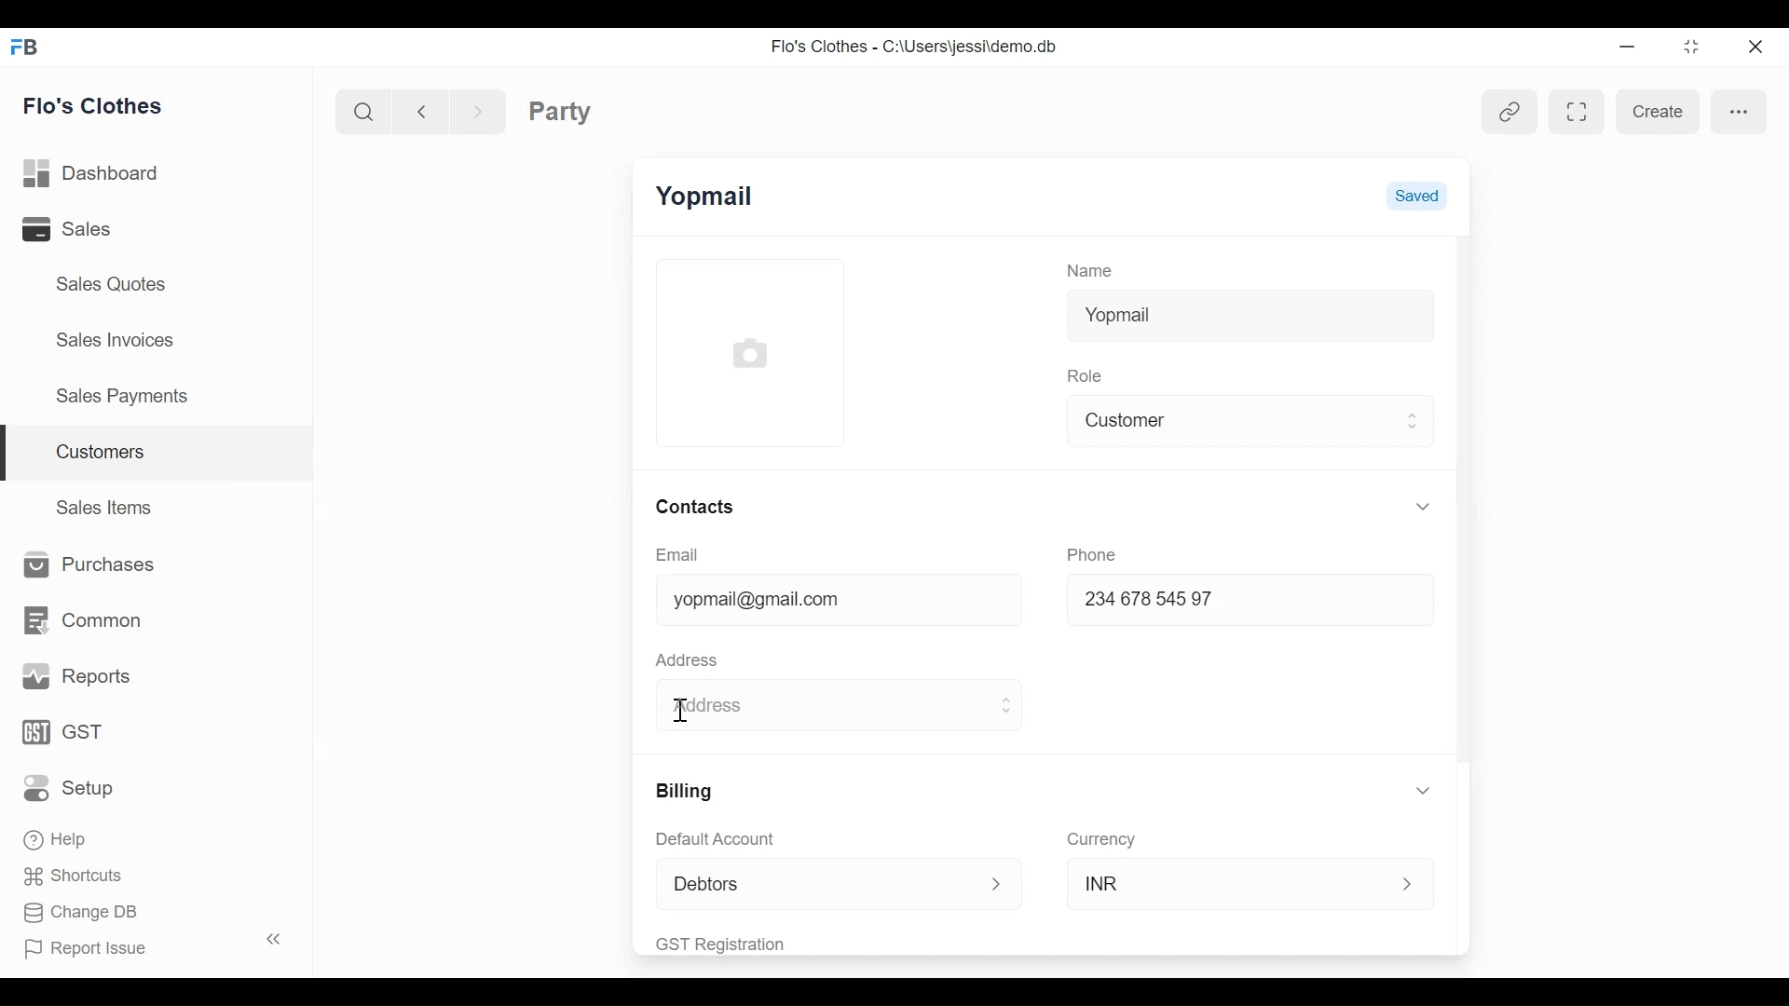  I want to click on Frappe Books Desktop Icon, so click(22, 48).